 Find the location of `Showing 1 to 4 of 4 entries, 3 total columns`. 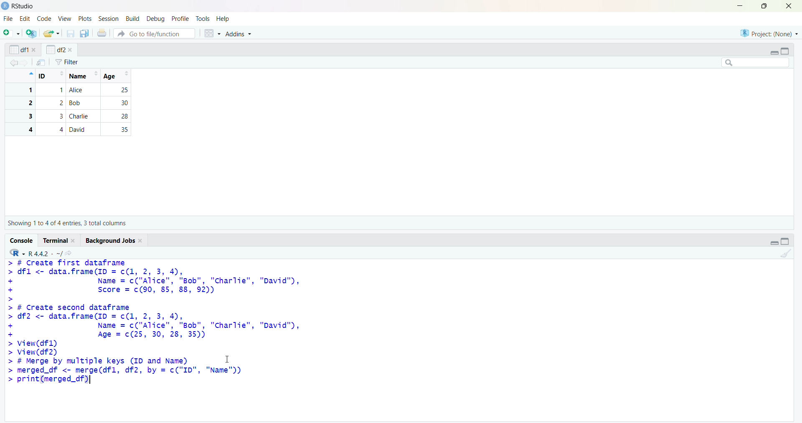

Showing 1 to 4 of 4 entries, 3 total columns is located at coordinates (67, 223).